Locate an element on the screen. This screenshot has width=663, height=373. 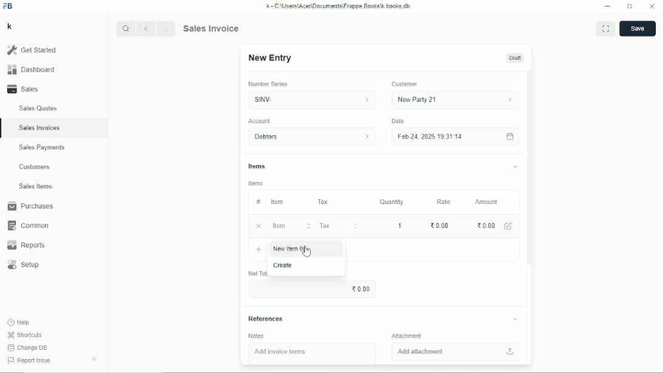
Item is located at coordinates (277, 202).